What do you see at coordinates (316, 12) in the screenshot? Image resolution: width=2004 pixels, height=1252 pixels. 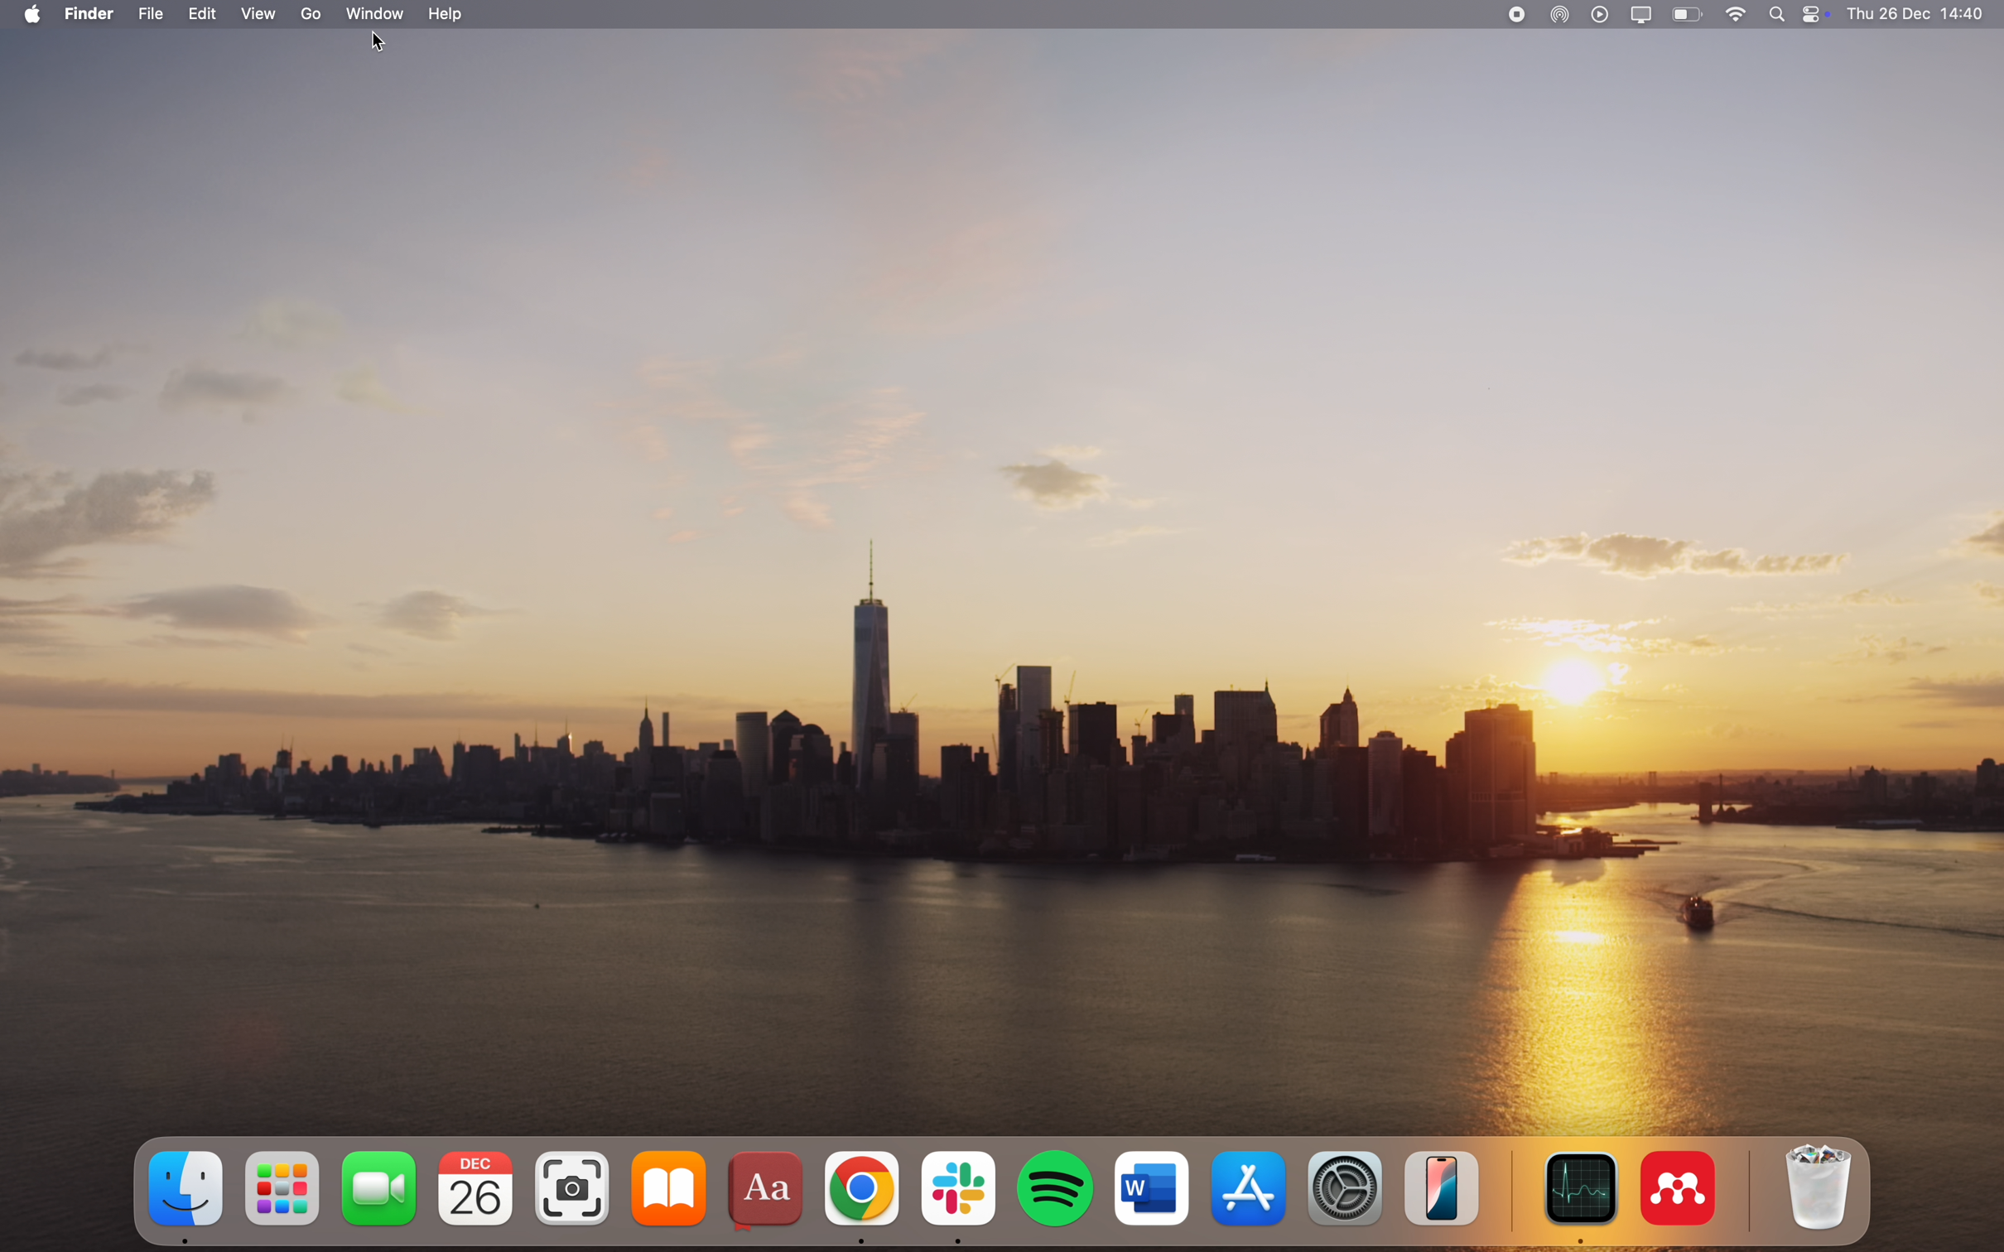 I see `go` at bounding box center [316, 12].